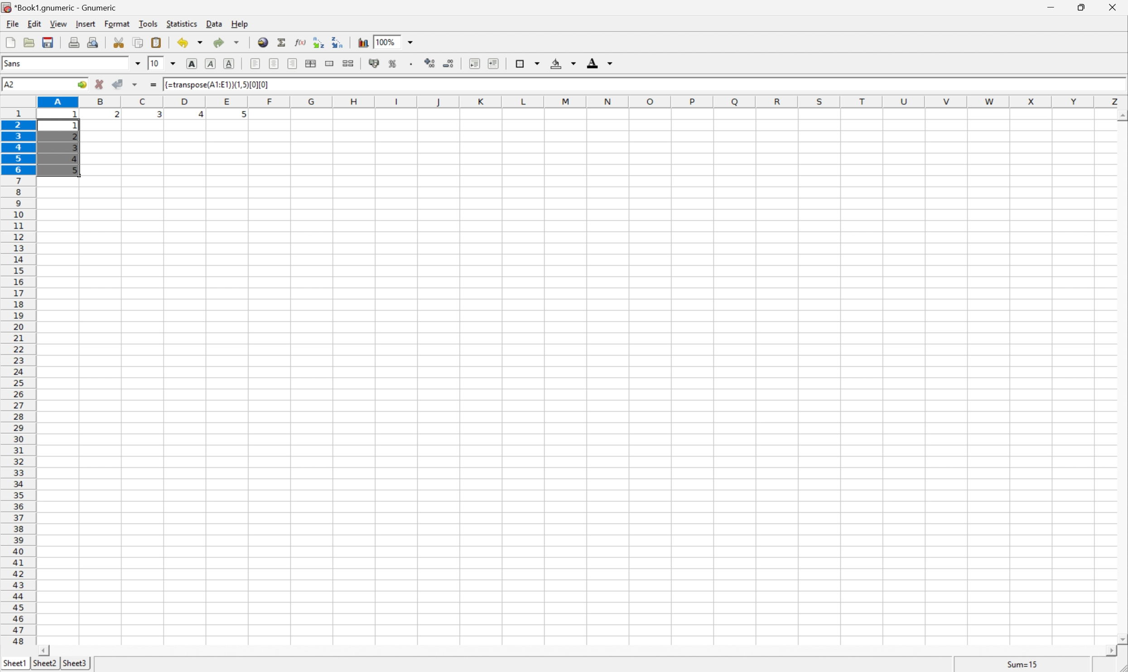 Image resolution: width=1128 pixels, height=672 pixels. What do you see at coordinates (76, 117) in the screenshot?
I see `1` at bounding box center [76, 117].